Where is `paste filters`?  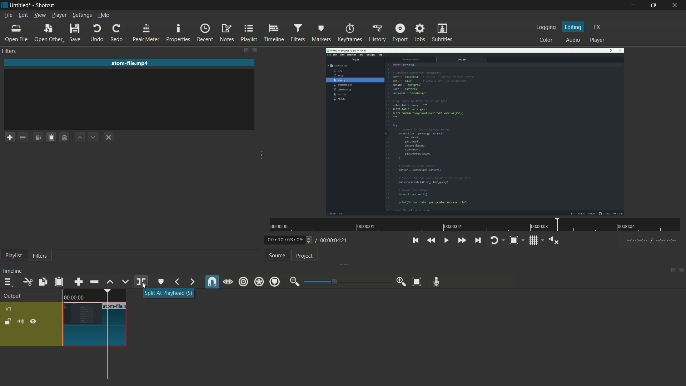 paste filters is located at coordinates (50, 138).